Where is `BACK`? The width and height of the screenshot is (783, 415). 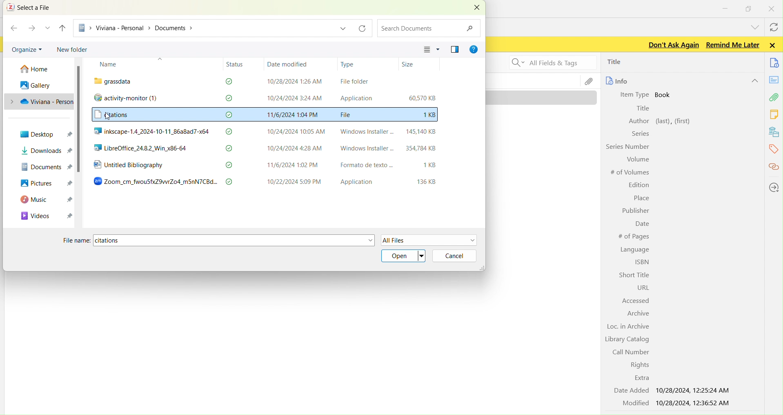
BACK is located at coordinates (14, 29).